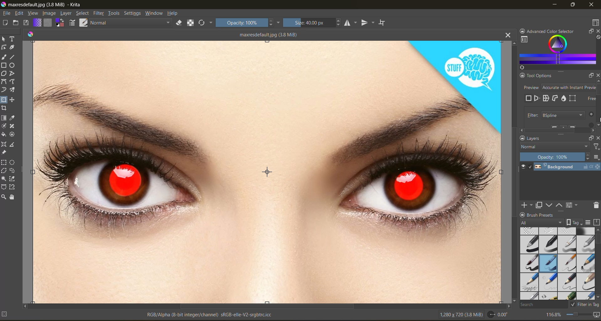 This screenshot has width=601, height=321. Describe the element at coordinates (33, 13) in the screenshot. I see `view` at that location.